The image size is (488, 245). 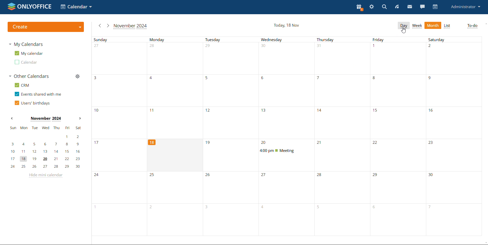 I want to click on scroll up, so click(x=485, y=23).